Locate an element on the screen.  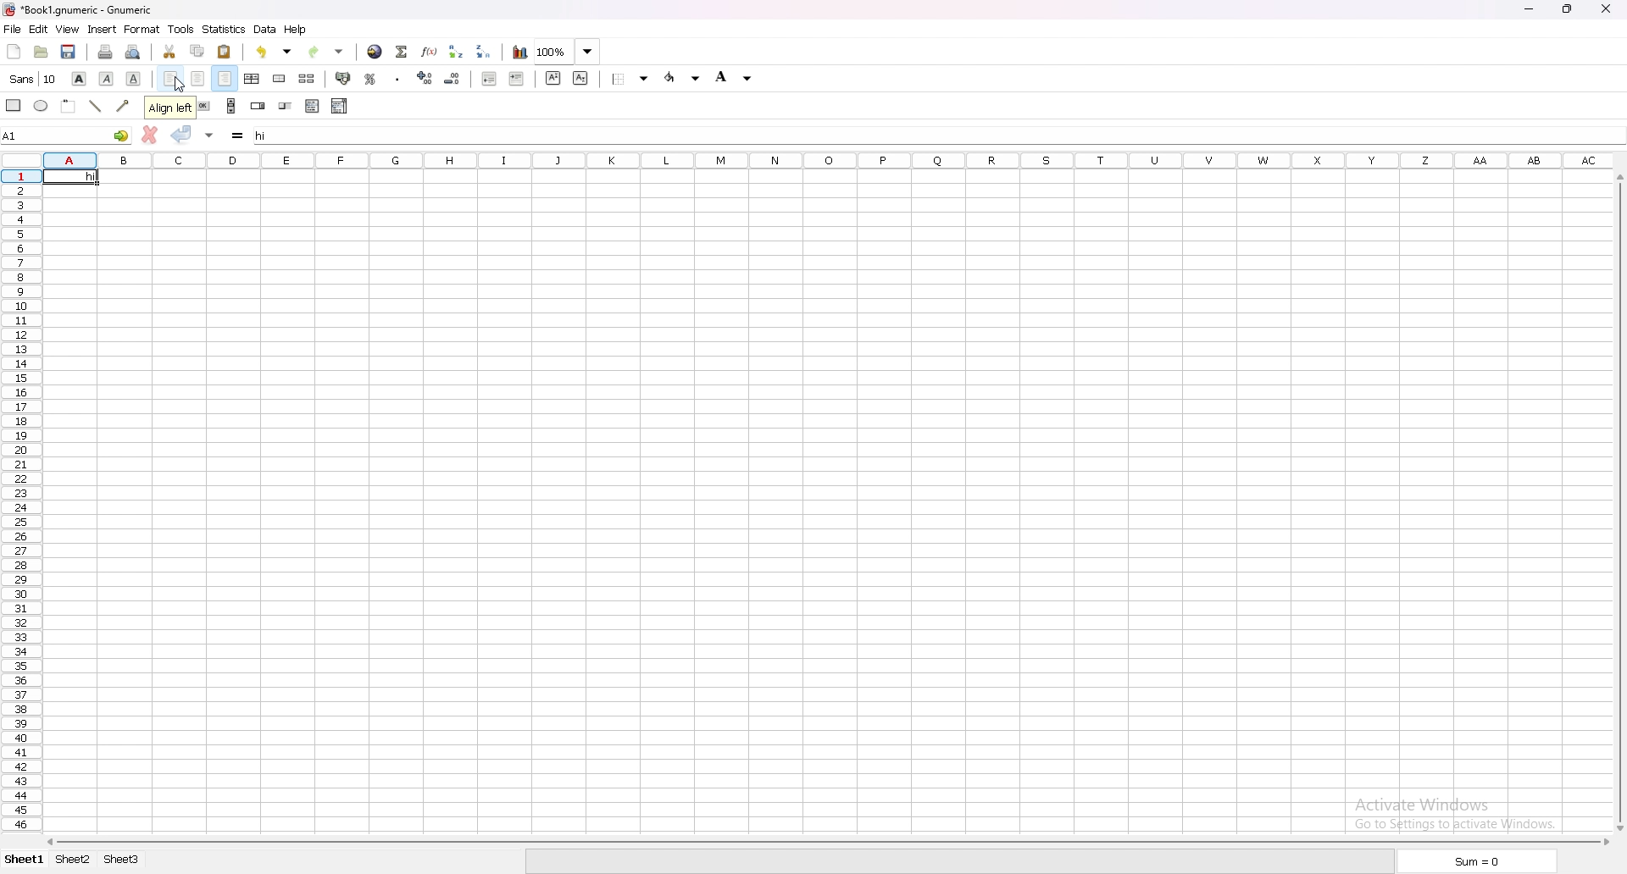
increase decimal point is located at coordinates (453, 78).